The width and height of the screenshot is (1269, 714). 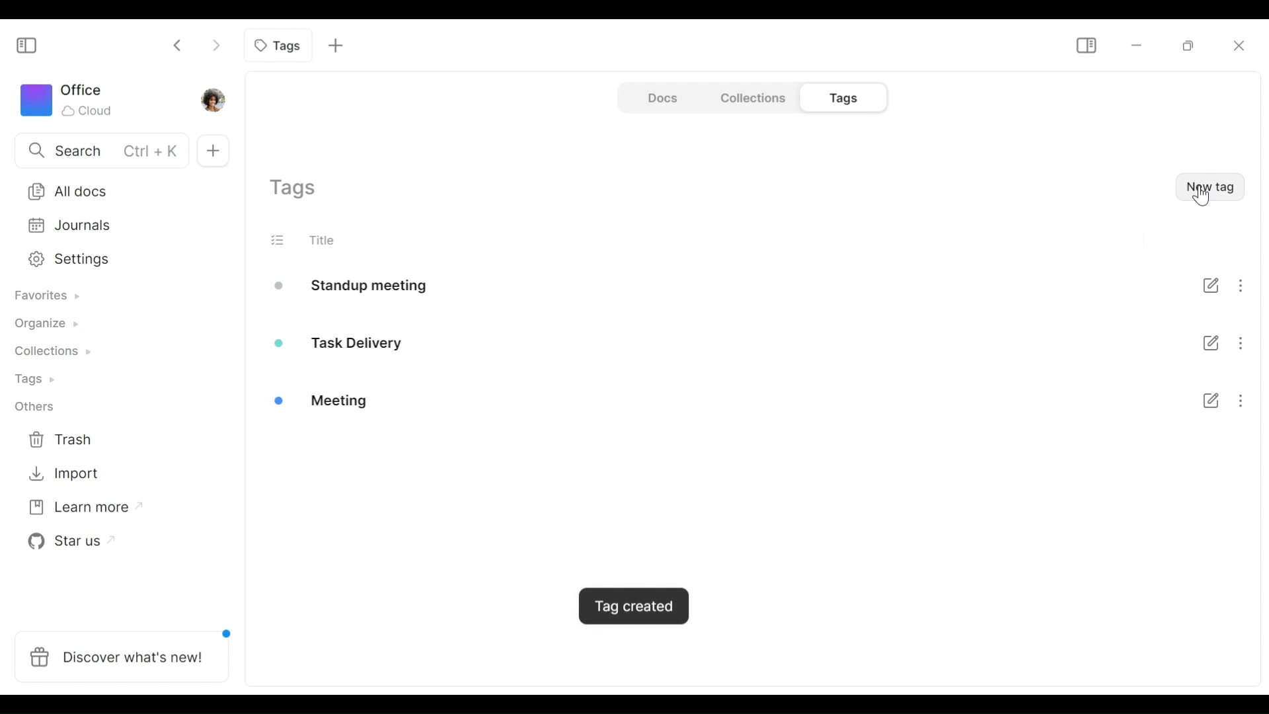 What do you see at coordinates (70, 439) in the screenshot?
I see `Trash` at bounding box center [70, 439].